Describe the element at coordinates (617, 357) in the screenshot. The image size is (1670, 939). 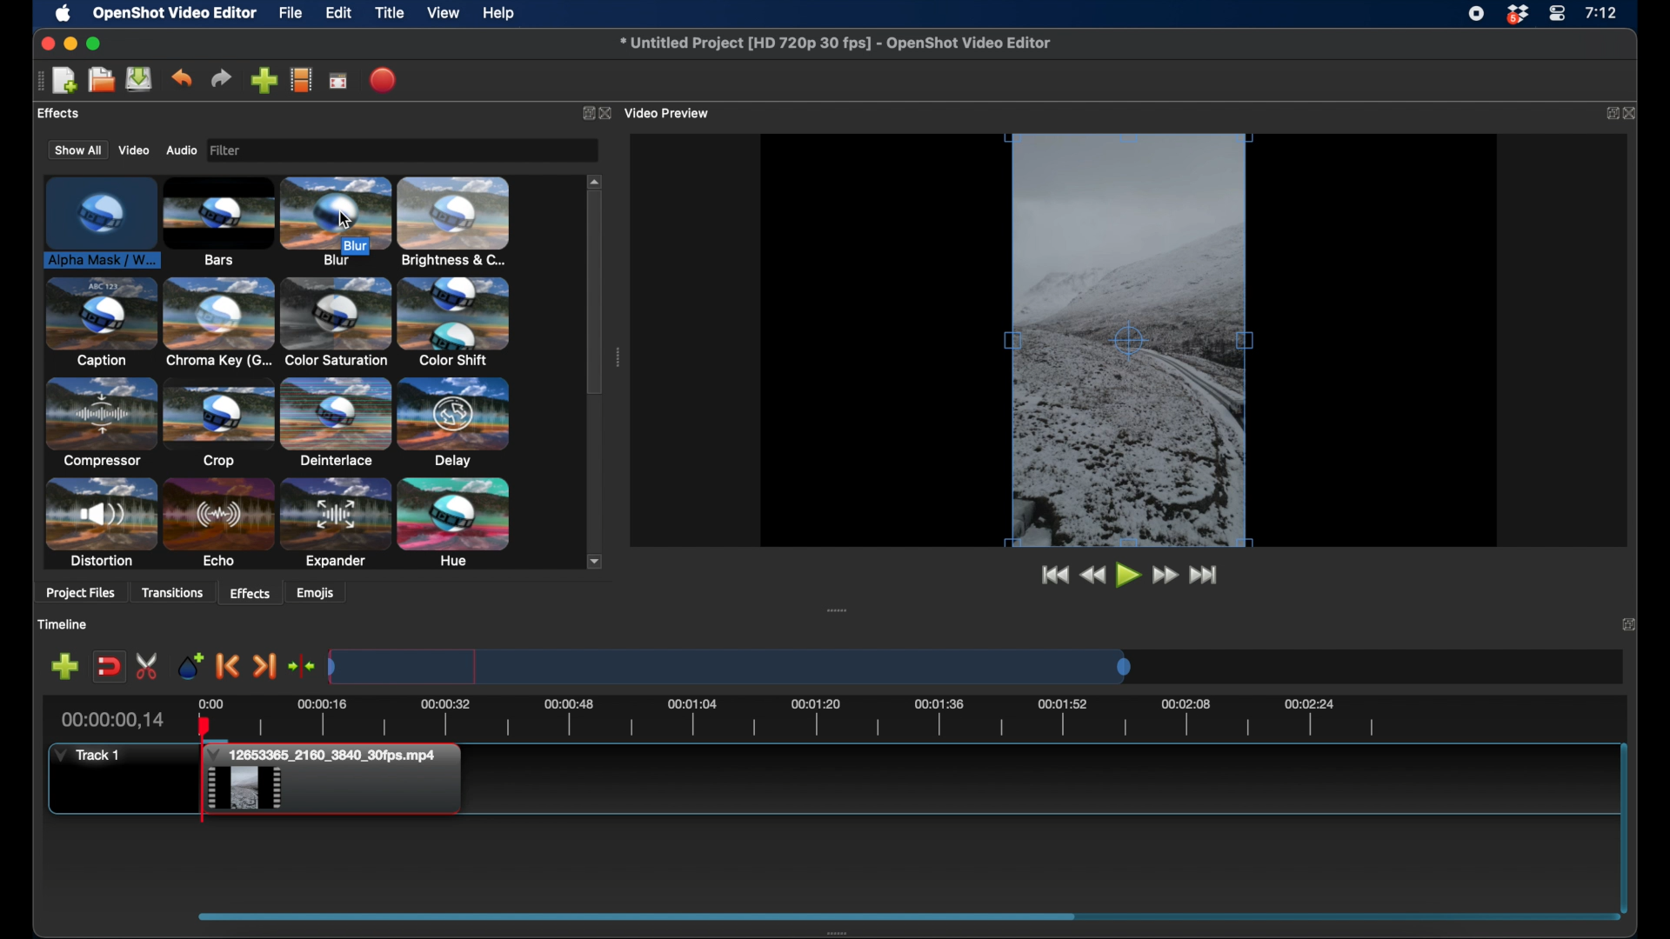
I see `drag handle` at that location.